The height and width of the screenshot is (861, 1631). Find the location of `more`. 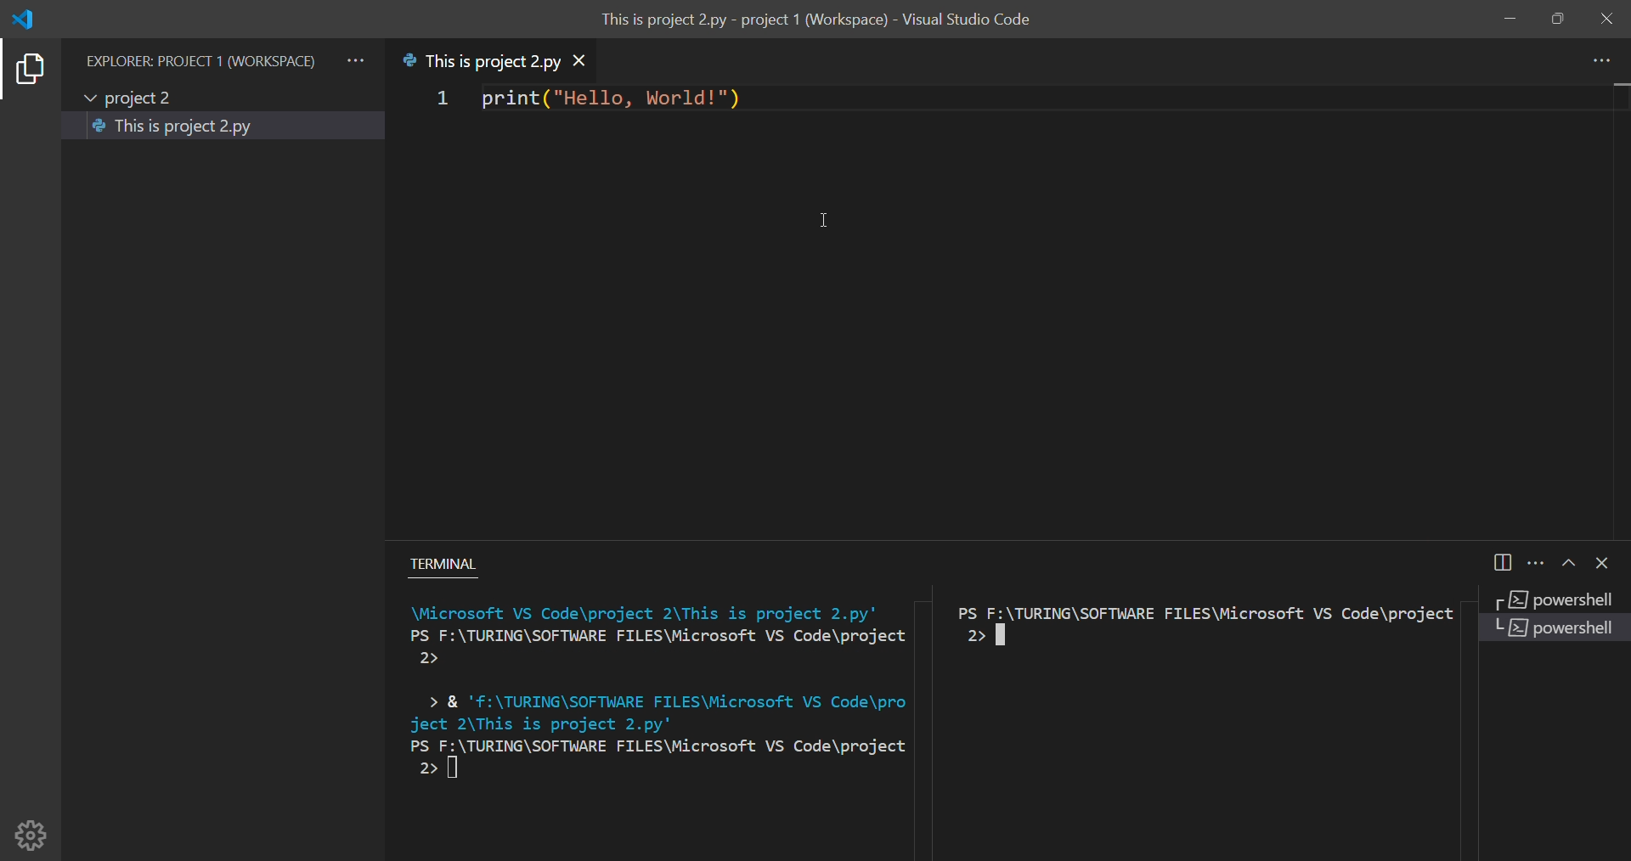

more is located at coordinates (1601, 59).